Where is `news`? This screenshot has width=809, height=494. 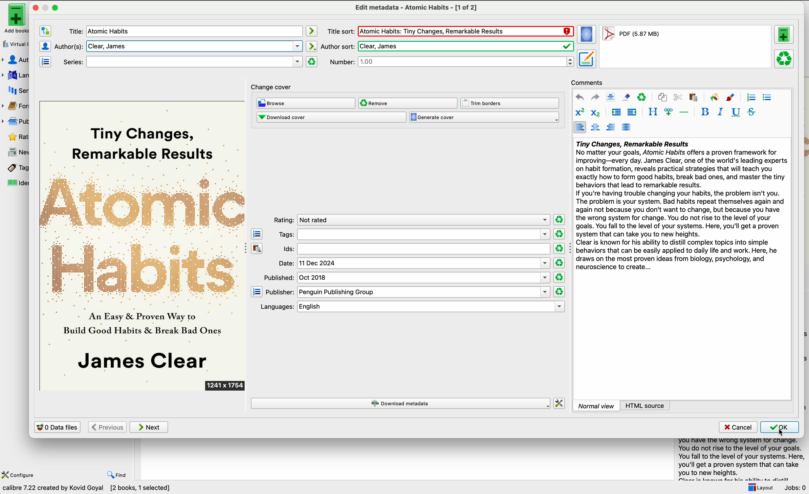
news is located at coordinates (15, 152).